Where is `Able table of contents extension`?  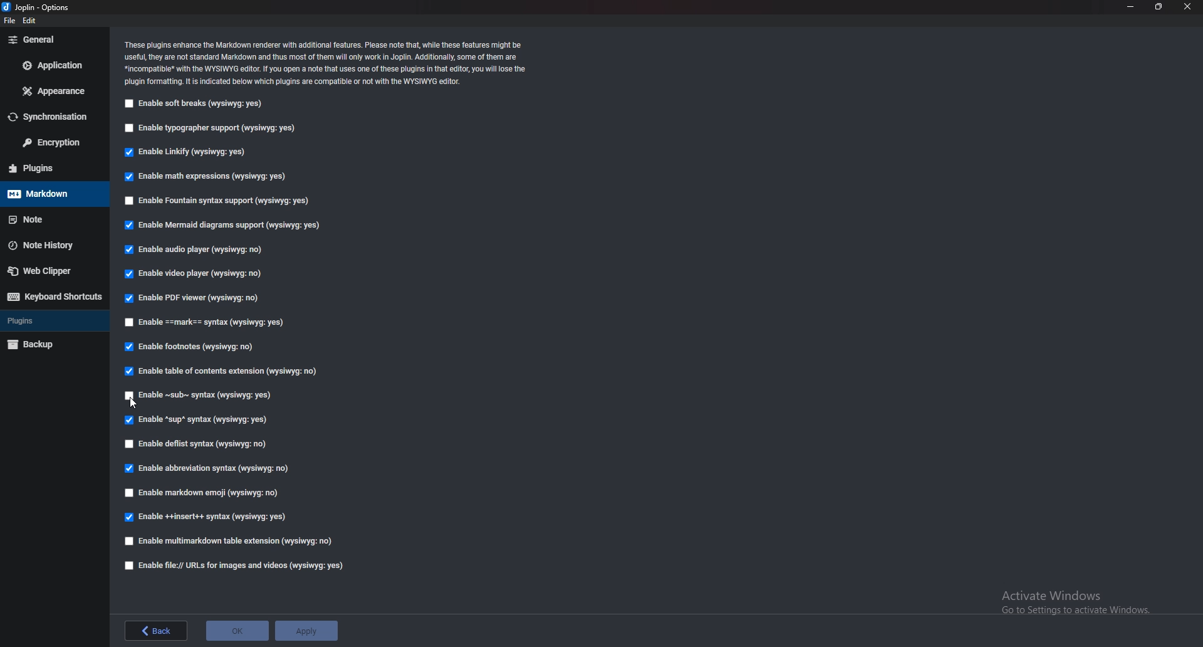
Able table of contents extension is located at coordinates (222, 371).